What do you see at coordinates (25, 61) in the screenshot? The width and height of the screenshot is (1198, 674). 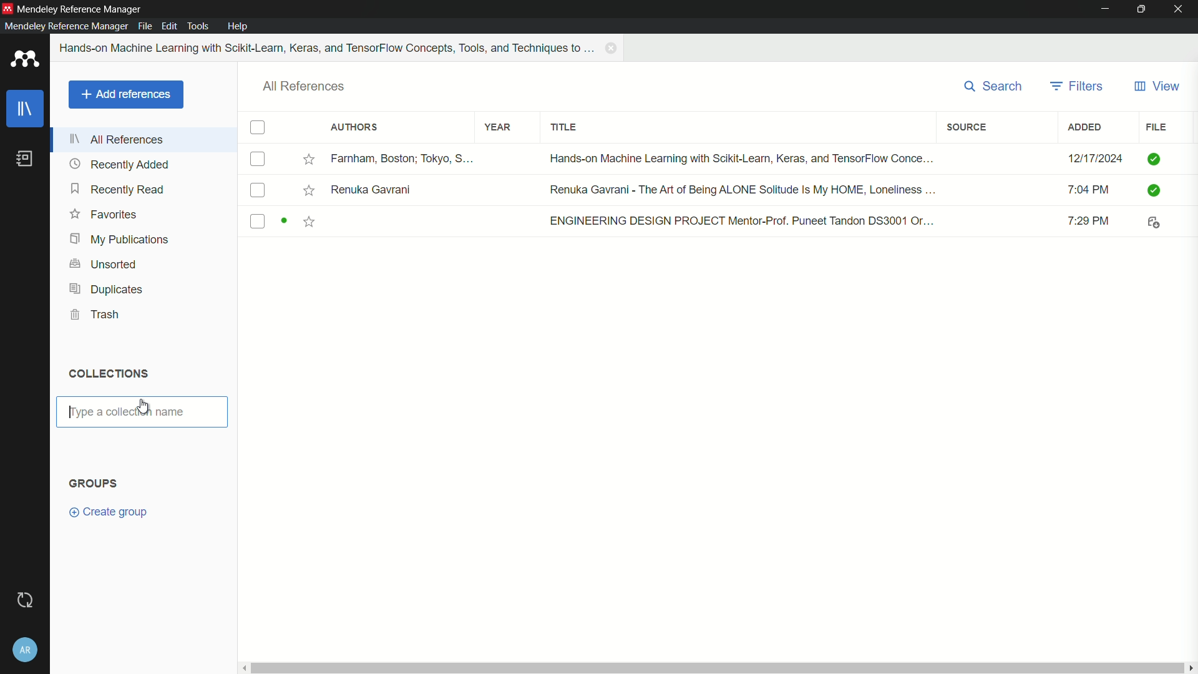 I see `app icon` at bounding box center [25, 61].